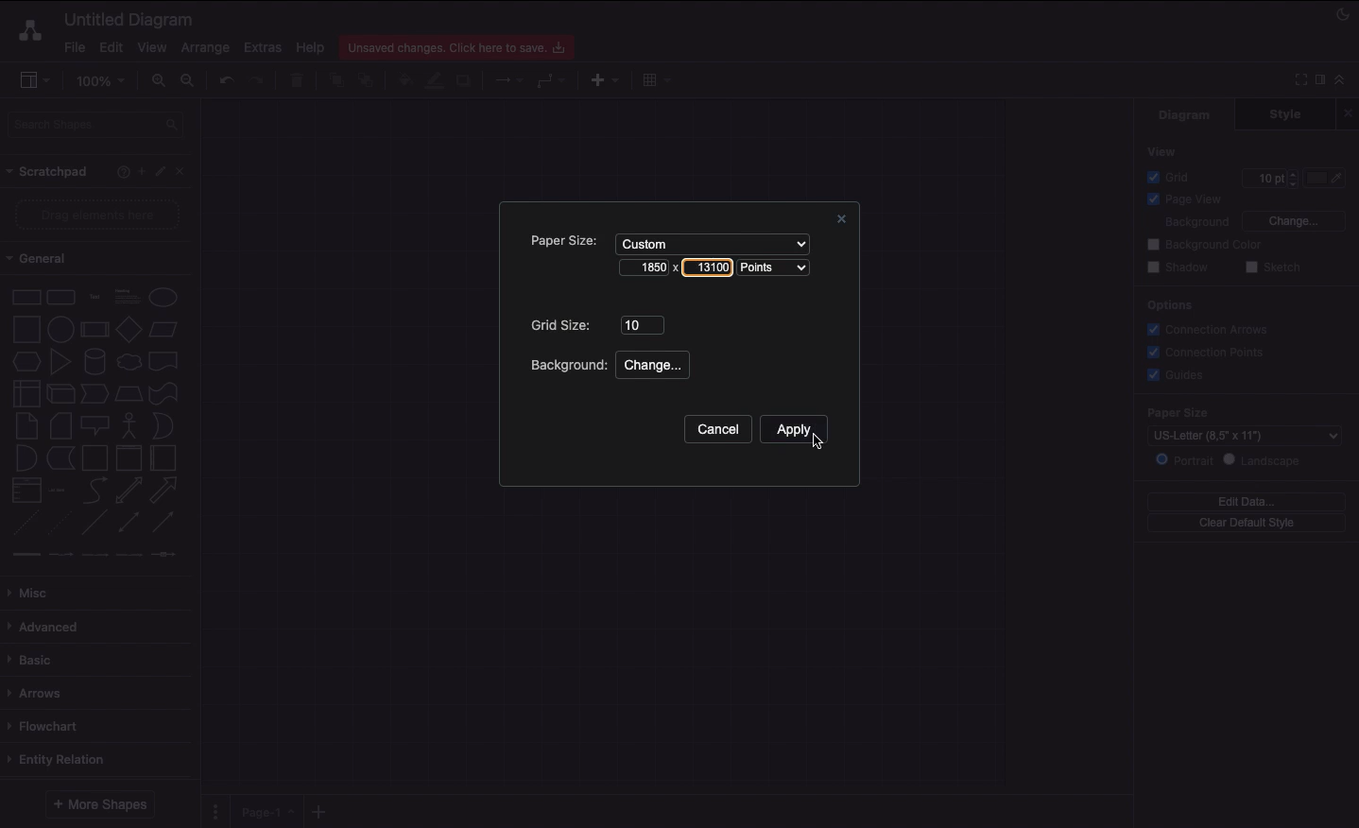 The width and height of the screenshot is (1359, 828). What do you see at coordinates (25, 491) in the screenshot?
I see `List` at bounding box center [25, 491].